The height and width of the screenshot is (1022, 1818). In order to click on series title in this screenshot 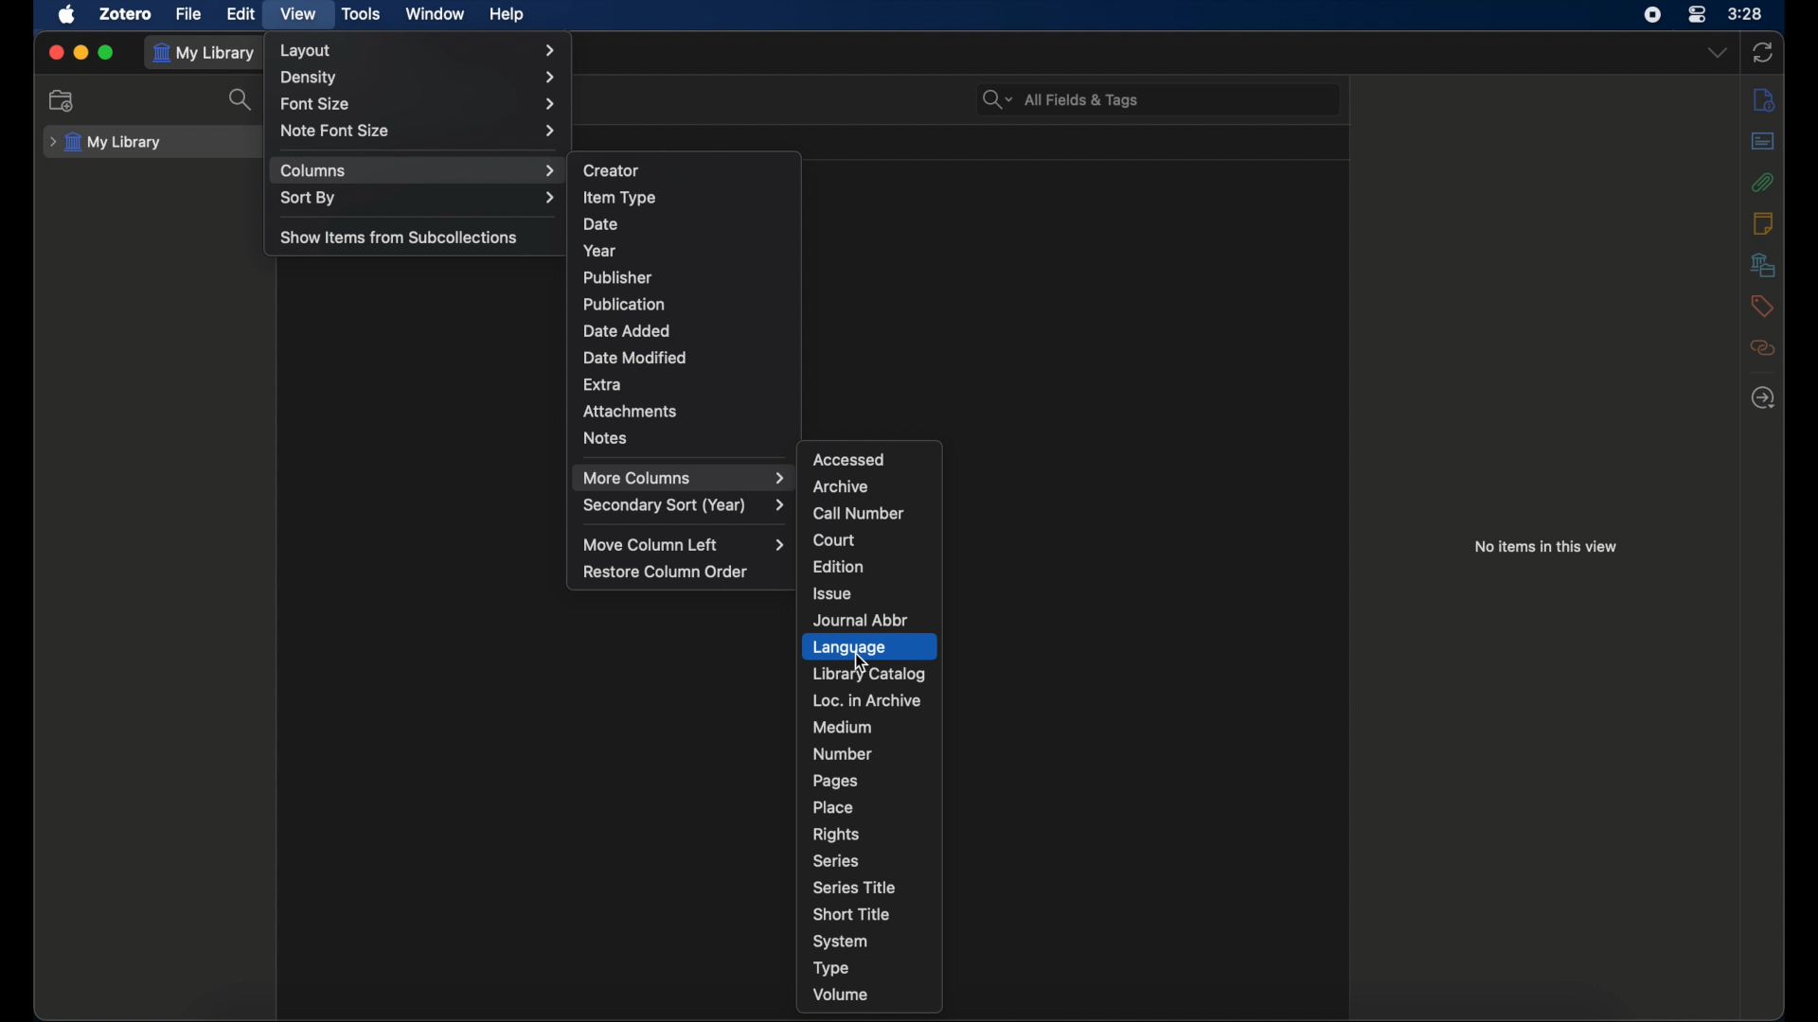, I will do `click(856, 887)`.